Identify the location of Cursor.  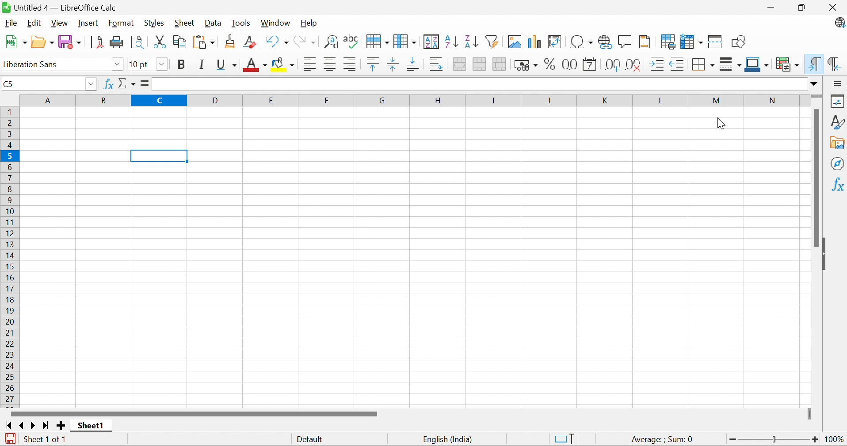
(721, 123).